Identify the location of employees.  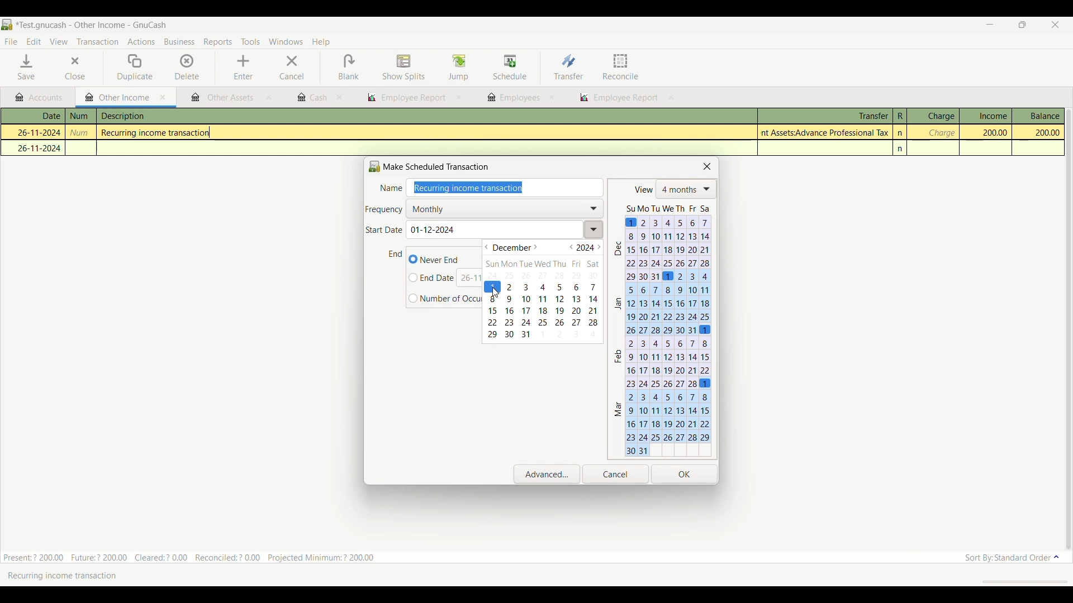
(512, 98).